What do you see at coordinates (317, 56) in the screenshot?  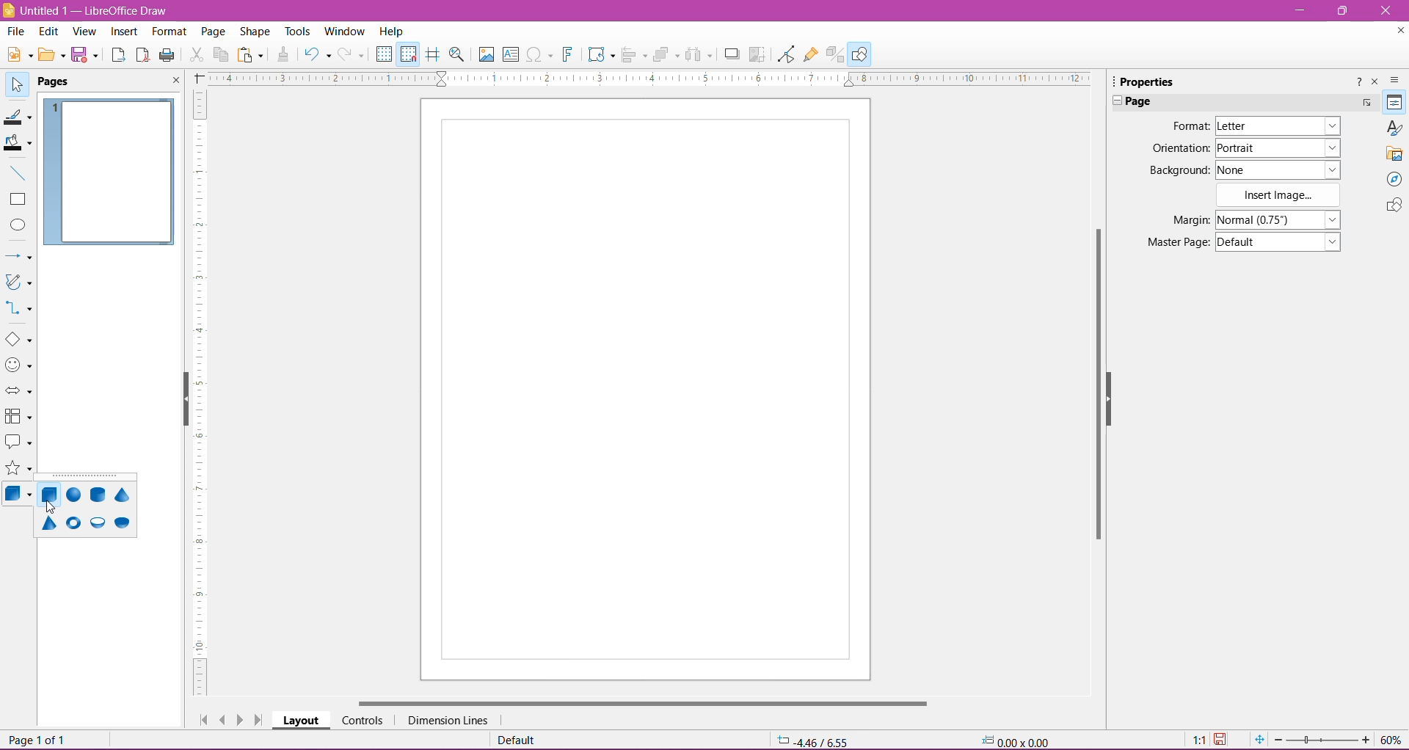 I see `Undo` at bounding box center [317, 56].